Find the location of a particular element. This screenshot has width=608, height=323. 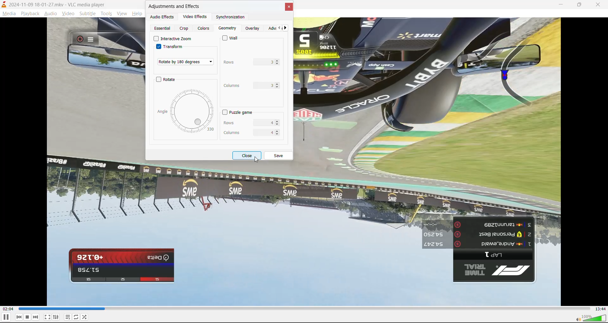

audio effects is located at coordinates (162, 17).